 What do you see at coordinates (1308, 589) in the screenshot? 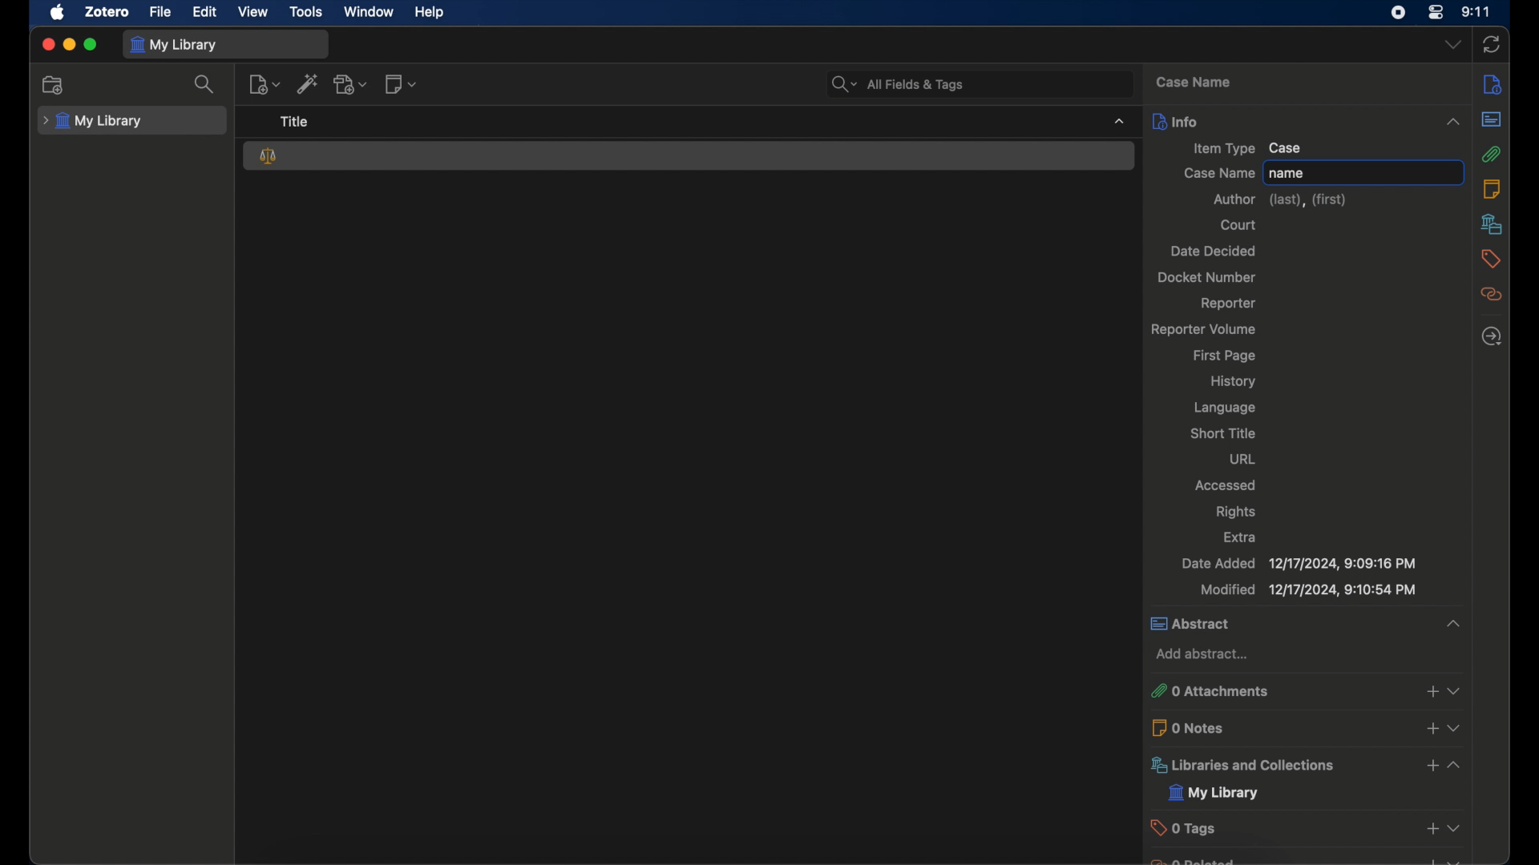
I see `modified` at bounding box center [1308, 589].